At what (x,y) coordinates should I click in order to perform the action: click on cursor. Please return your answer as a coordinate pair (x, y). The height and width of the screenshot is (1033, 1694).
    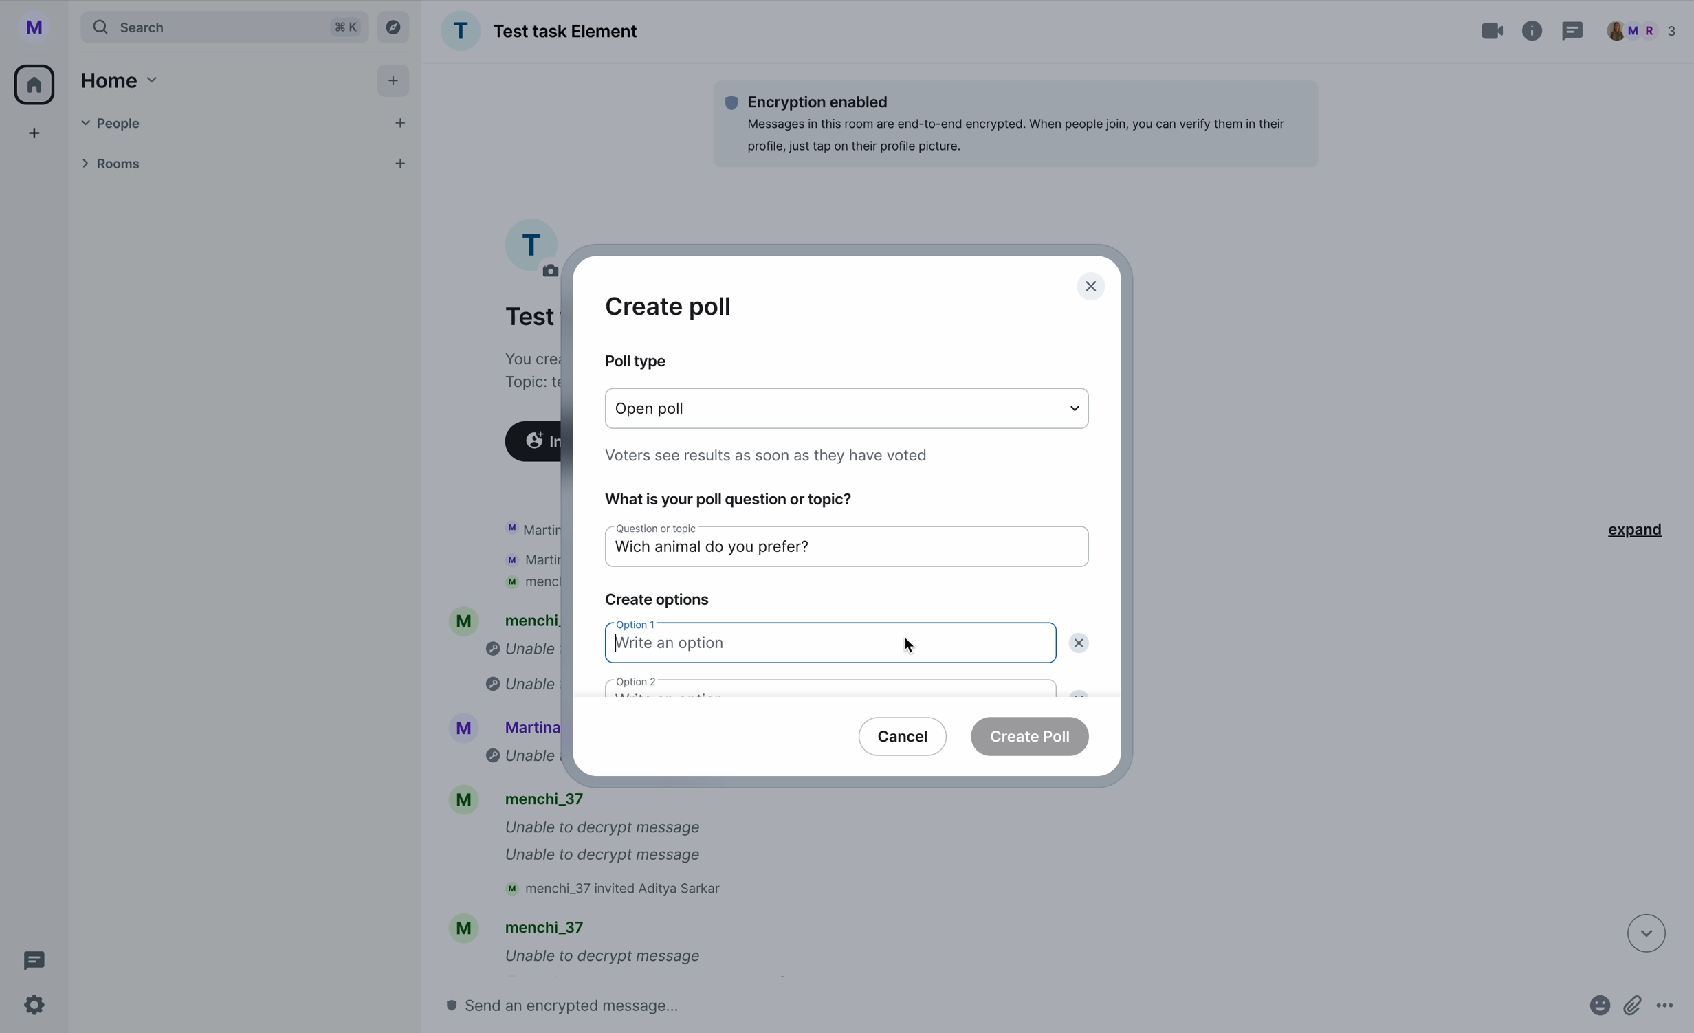
    Looking at the image, I should click on (910, 642).